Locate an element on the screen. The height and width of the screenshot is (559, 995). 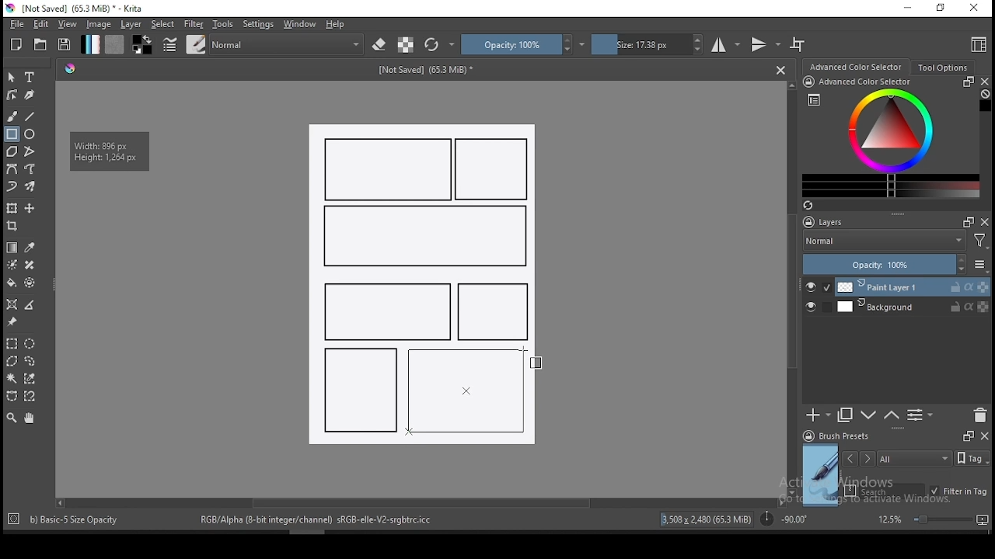
edit shapes tool is located at coordinates (12, 94).